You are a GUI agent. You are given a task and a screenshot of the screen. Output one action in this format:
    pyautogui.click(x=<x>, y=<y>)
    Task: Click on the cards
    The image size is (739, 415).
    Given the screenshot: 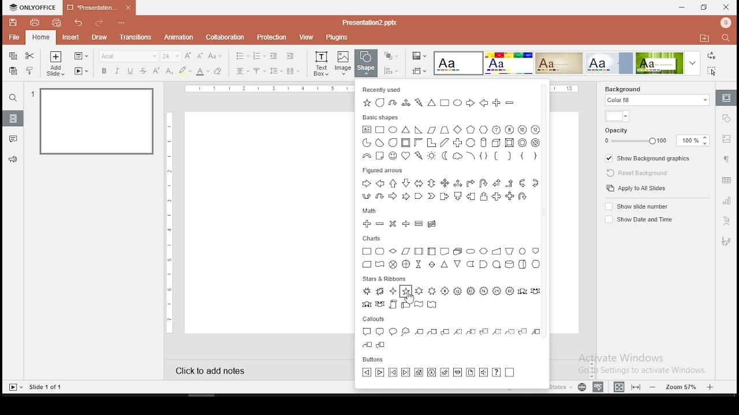 What is the action you would take?
    pyautogui.click(x=451, y=257)
    